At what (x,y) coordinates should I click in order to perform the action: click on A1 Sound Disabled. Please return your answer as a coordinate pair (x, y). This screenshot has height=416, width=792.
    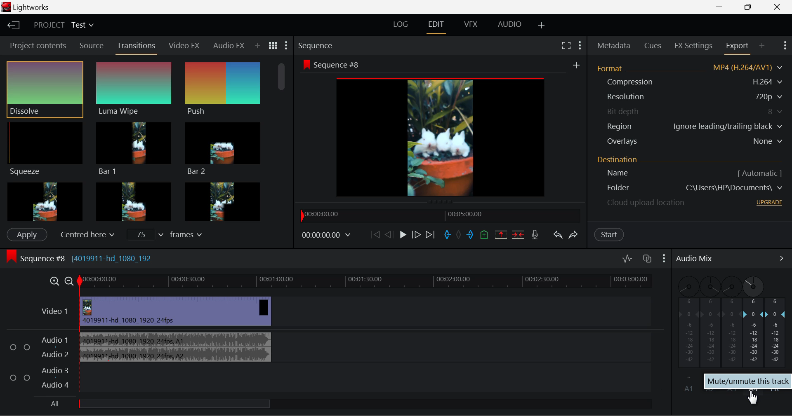
    Looking at the image, I should click on (687, 334).